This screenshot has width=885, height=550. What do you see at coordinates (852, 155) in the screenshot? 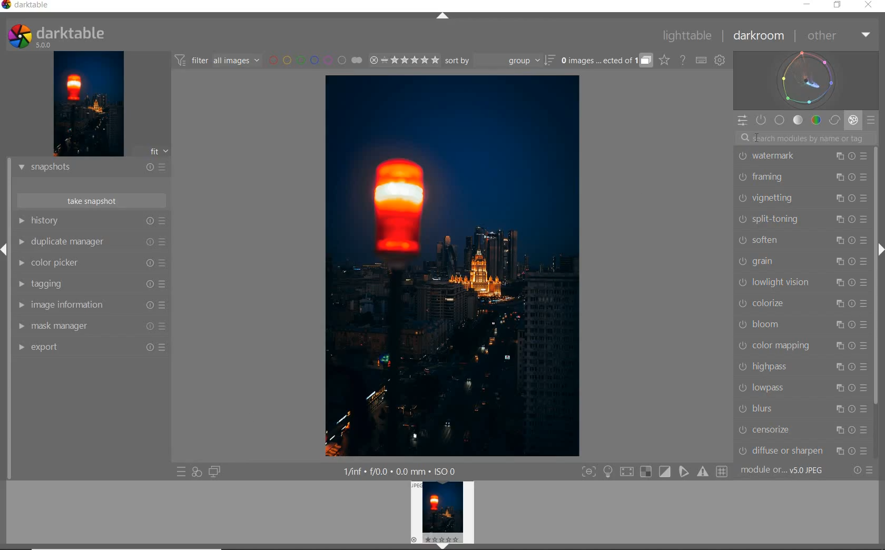
I see `Reset` at bounding box center [852, 155].